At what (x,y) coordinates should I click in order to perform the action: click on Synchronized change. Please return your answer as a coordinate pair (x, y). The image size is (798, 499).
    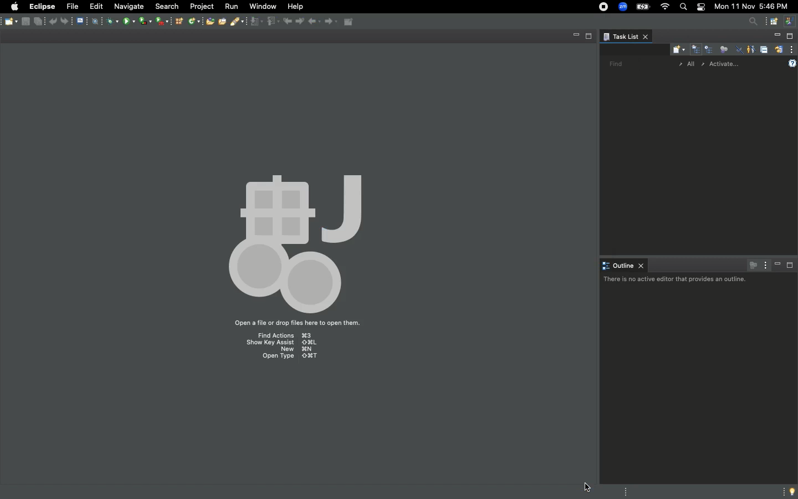
    Looking at the image, I should click on (779, 48).